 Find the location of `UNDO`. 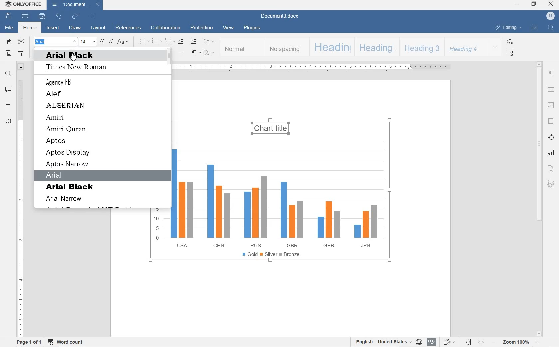

UNDO is located at coordinates (58, 17).